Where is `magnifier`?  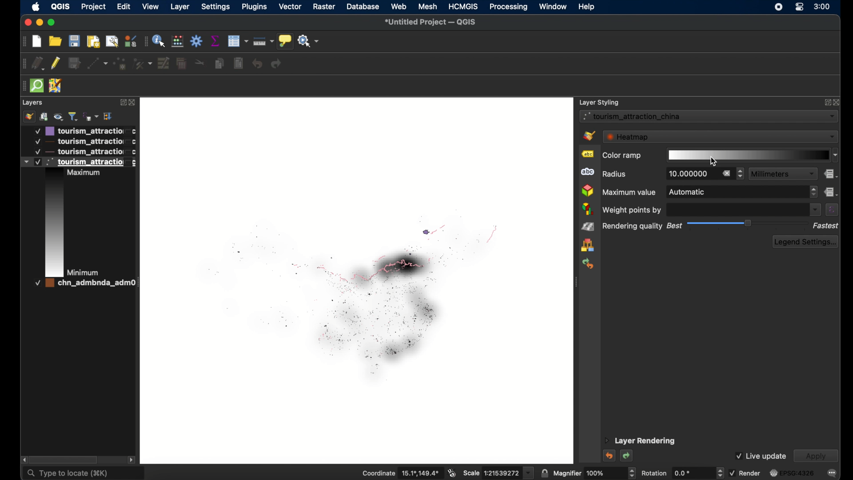
magnifier is located at coordinates (594, 472).